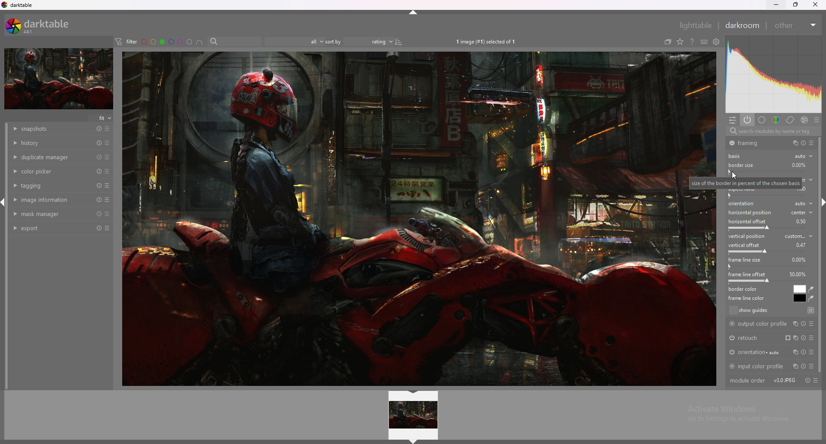 This screenshot has width=826, height=444. Describe the element at coordinates (772, 324) in the screenshot. I see `output color profile` at that location.